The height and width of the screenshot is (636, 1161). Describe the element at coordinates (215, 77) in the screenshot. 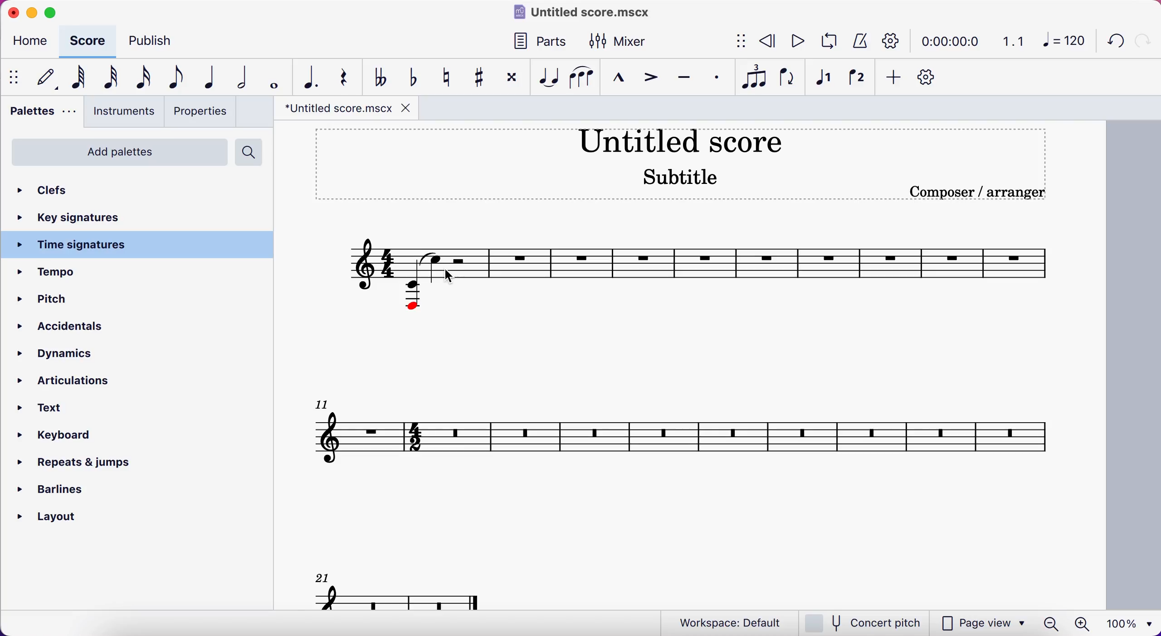

I see `quarter note` at that location.